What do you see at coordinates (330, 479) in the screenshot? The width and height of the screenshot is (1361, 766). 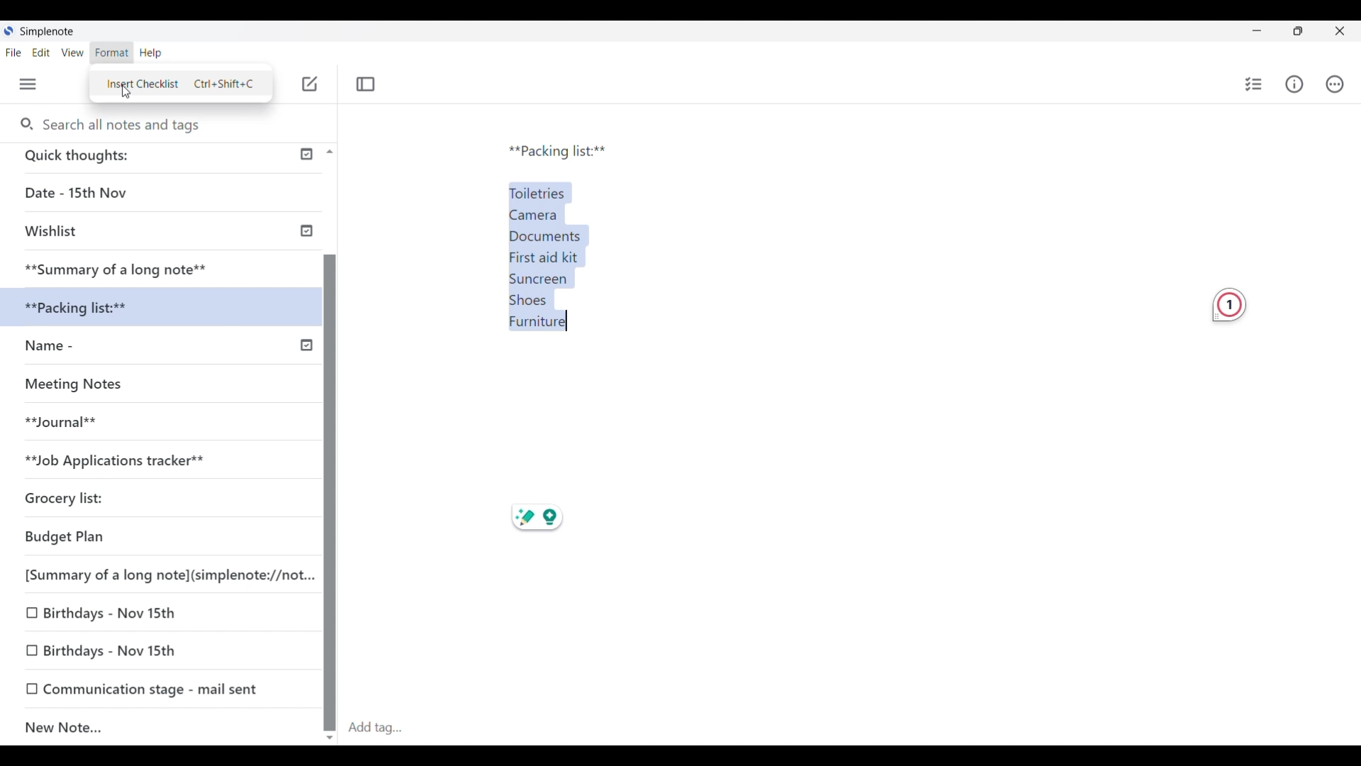 I see `Vertical slide bar for left panel` at bounding box center [330, 479].